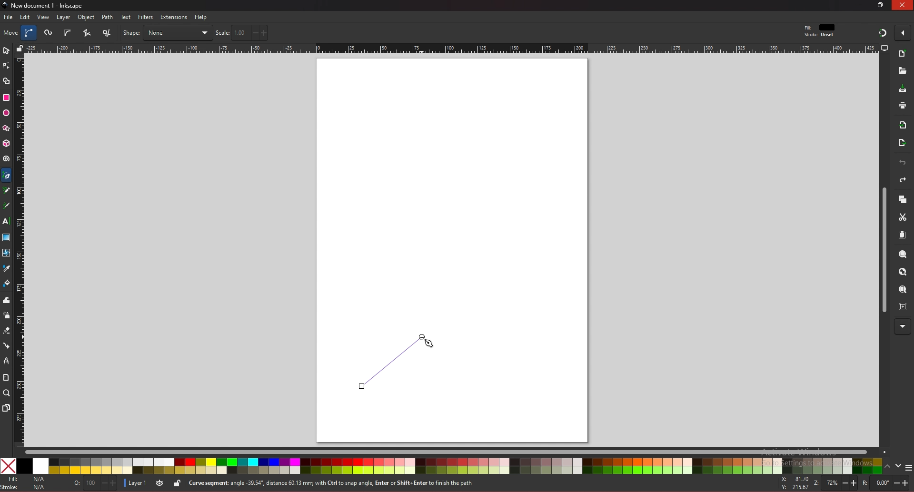  I want to click on export, so click(902, 143).